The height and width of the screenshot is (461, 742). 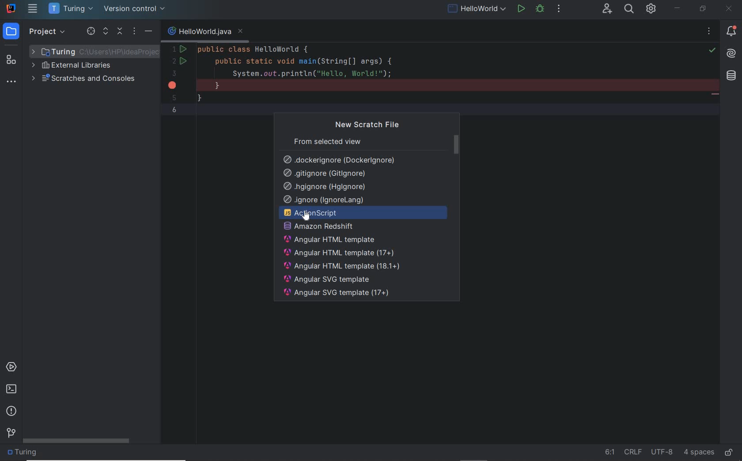 What do you see at coordinates (11, 432) in the screenshot?
I see `Git` at bounding box center [11, 432].